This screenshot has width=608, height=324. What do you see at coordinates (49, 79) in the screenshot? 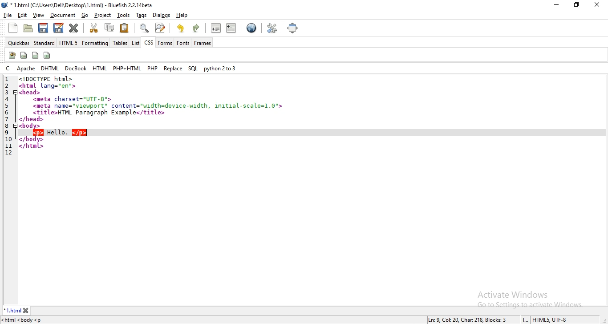
I see `<!DOCTYPE html>` at bounding box center [49, 79].